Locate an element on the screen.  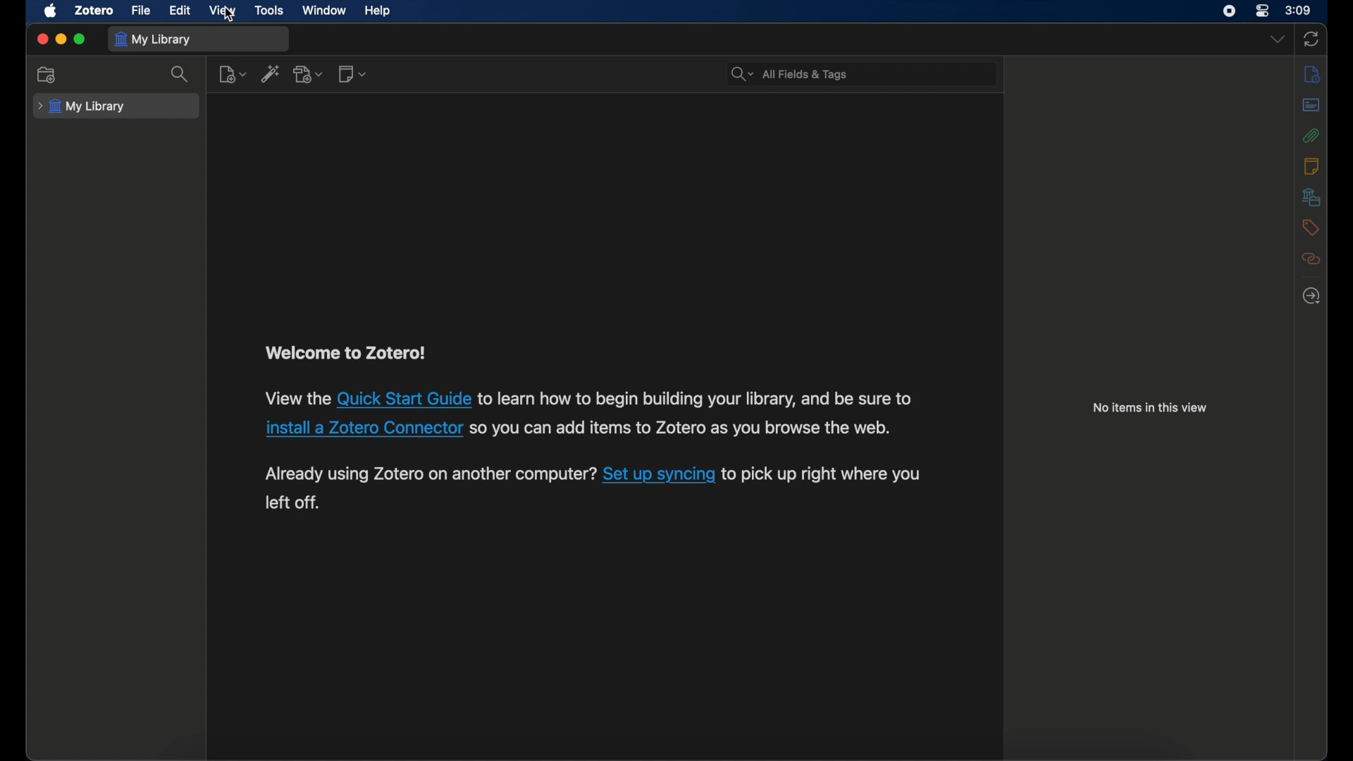
video is located at coordinates (221, 9).